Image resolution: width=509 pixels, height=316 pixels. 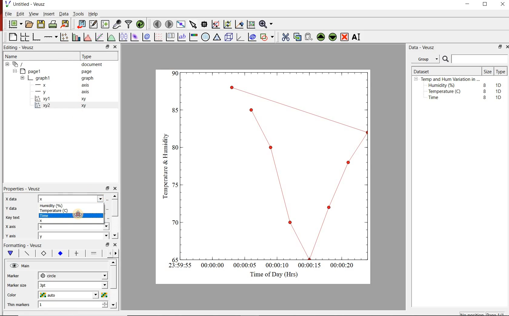 I want to click on restore down, so click(x=107, y=189).